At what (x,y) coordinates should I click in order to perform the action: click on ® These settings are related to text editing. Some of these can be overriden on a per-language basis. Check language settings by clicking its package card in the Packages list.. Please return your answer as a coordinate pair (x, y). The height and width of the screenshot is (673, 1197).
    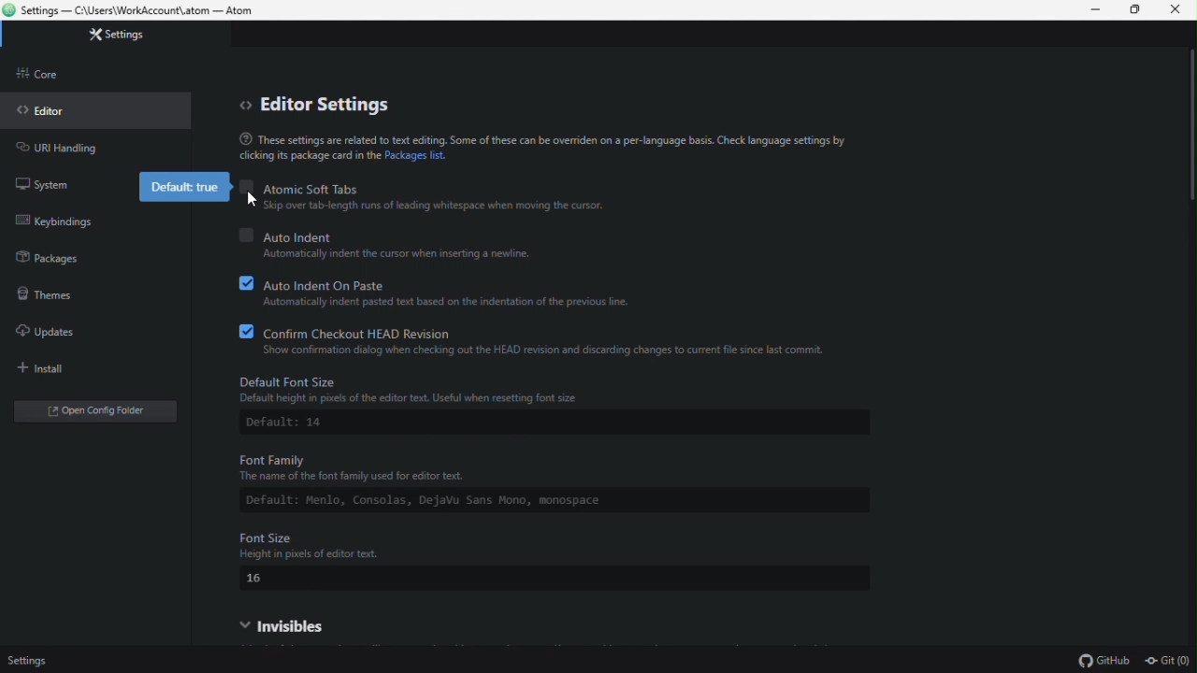
    Looking at the image, I should click on (537, 145).